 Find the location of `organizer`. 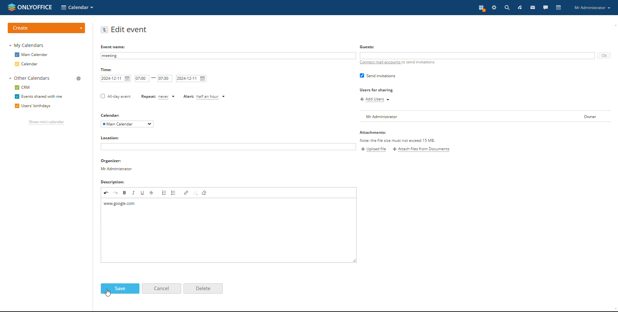

organizer is located at coordinates (118, 165).